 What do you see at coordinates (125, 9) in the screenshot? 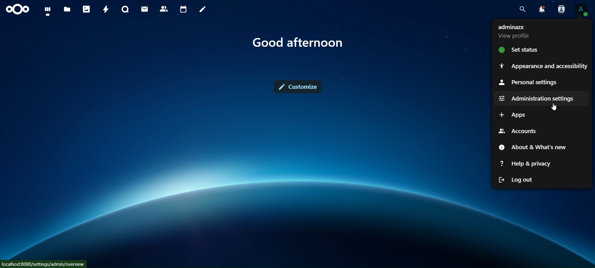
I see `talk` at bounding box center [125, 9].